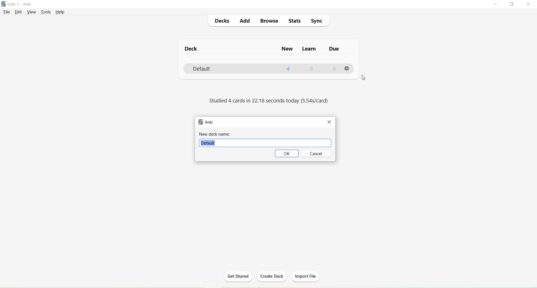  Describe the element at coordinates (60, 12) in the screenshot. I see `Help` at that location.